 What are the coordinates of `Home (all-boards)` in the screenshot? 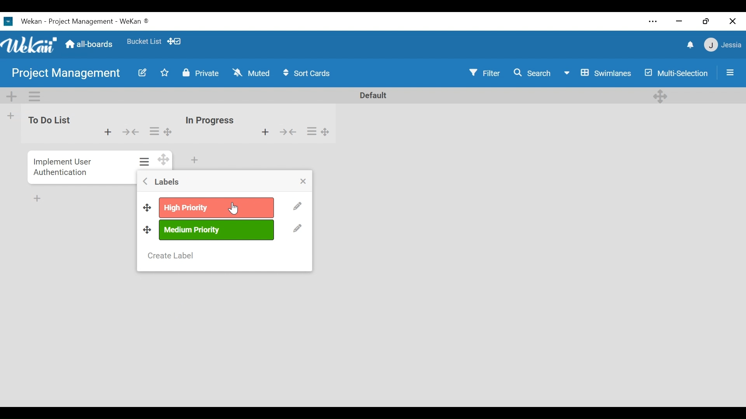 It's located at (90, 45).